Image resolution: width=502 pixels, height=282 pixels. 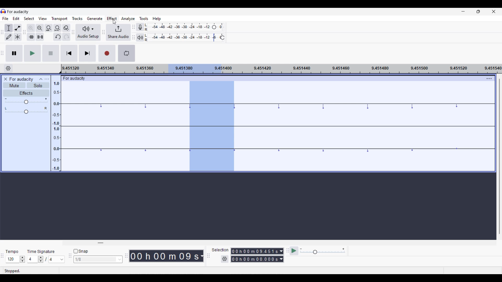 I want to click on Horizontal slide bar, so click(x=100, y=243).